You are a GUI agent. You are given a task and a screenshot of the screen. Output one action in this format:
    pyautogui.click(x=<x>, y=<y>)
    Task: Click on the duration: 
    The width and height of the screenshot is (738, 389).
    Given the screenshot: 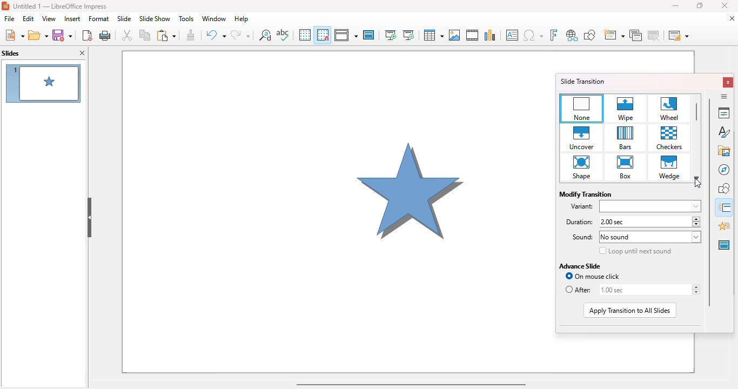 What is the action you would take?
    pyautogui.click(x=645, y=222)
    